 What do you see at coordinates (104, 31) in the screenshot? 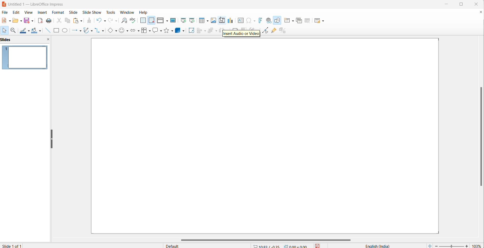
I see `connectors options` at bounding box center [104, 31].